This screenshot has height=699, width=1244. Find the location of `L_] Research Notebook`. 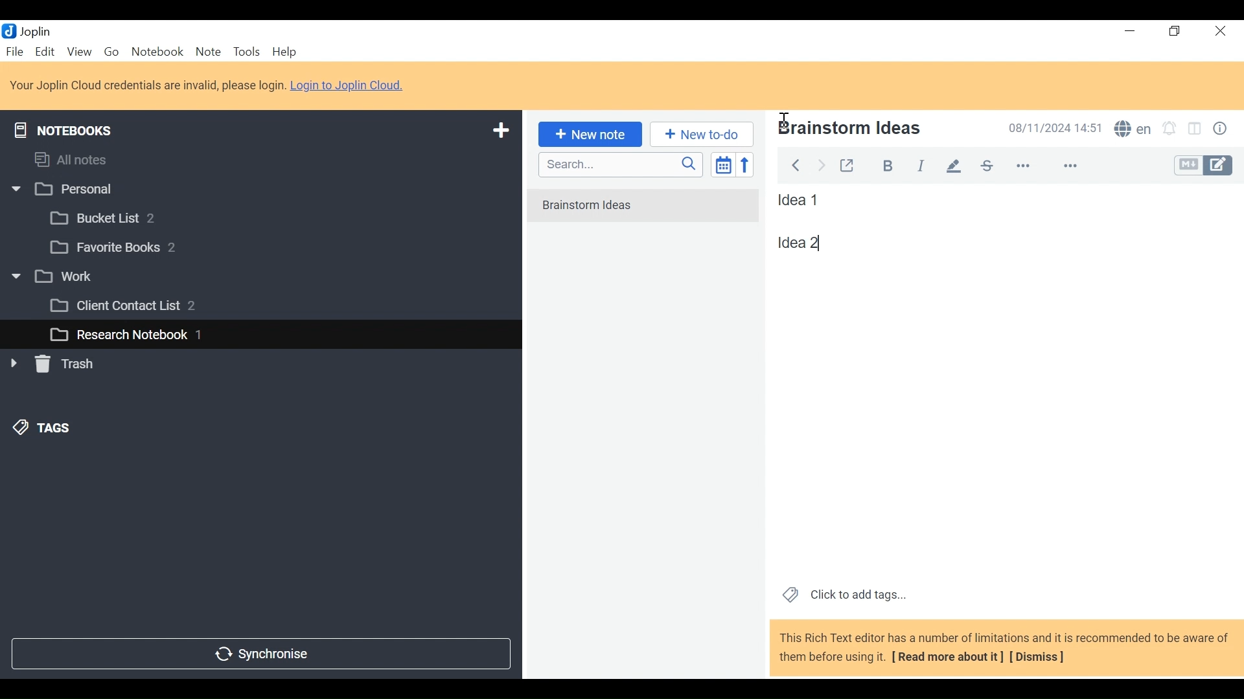

L_] Research Notebook is located at coordinates (118, 335).